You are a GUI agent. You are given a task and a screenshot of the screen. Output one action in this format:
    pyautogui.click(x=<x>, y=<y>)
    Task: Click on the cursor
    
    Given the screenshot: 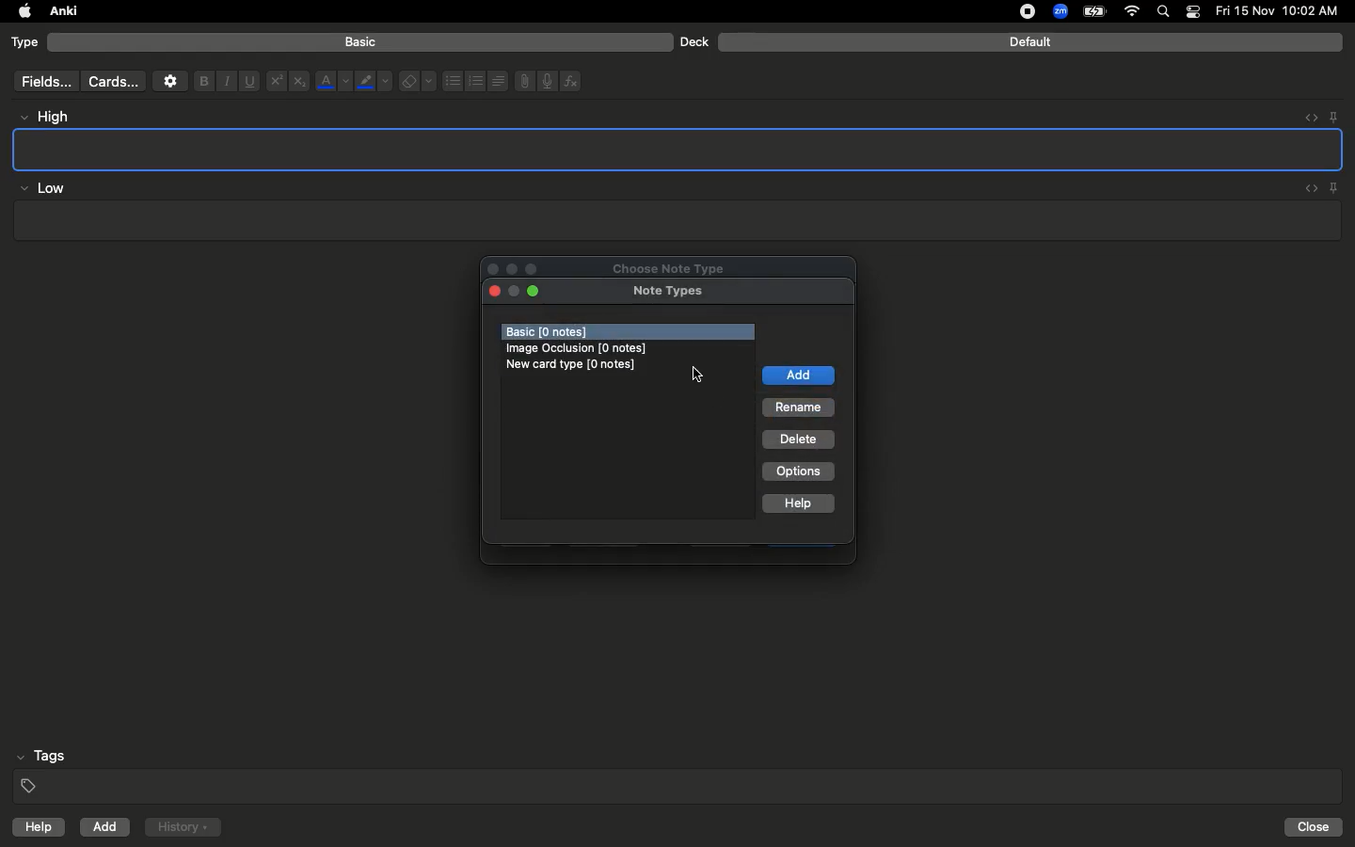 What is the action you would take?
    pyautogui.click(x=701, y=374)
    